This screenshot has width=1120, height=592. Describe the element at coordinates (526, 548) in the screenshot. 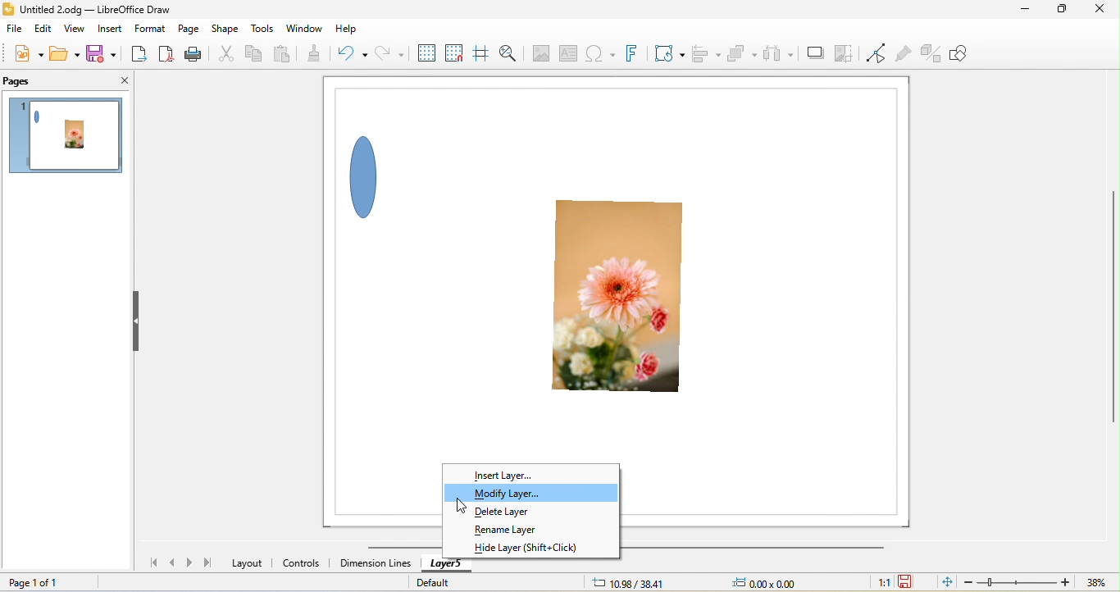

I see `hide layer` at that location.